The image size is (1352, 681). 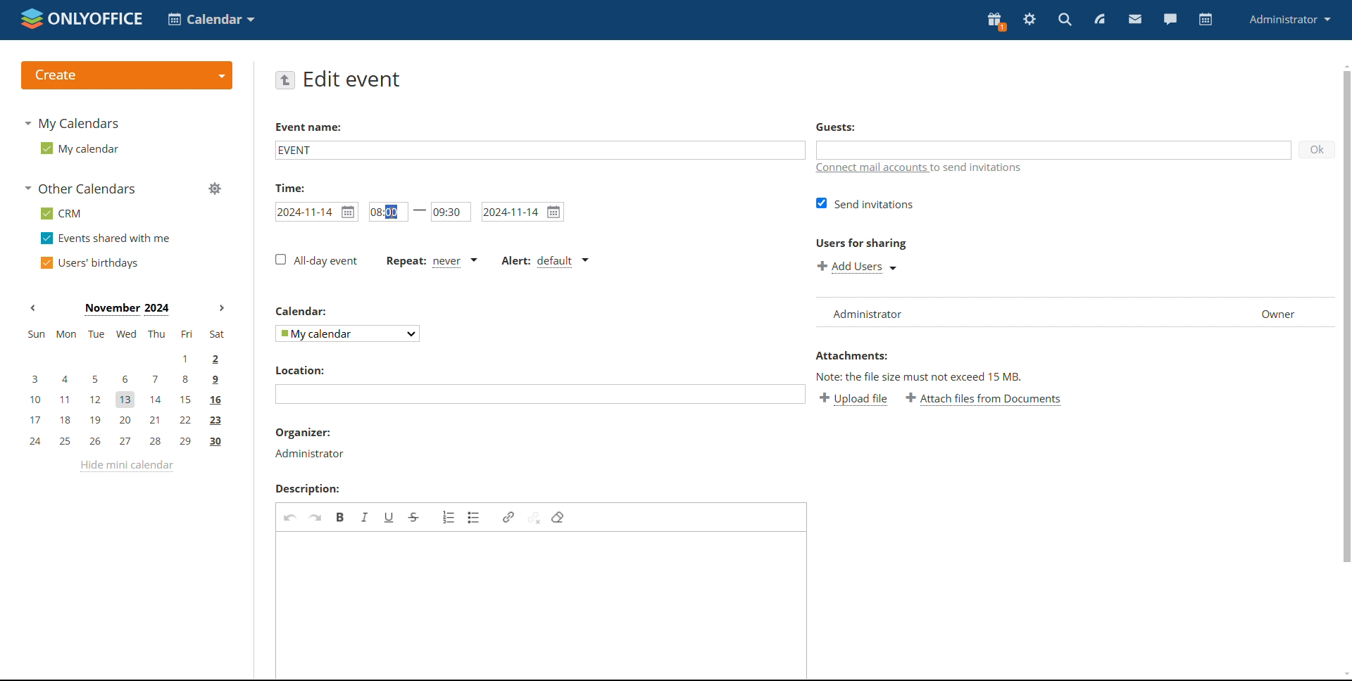 I want to click on editing starting time, so click(x=389, y=212).